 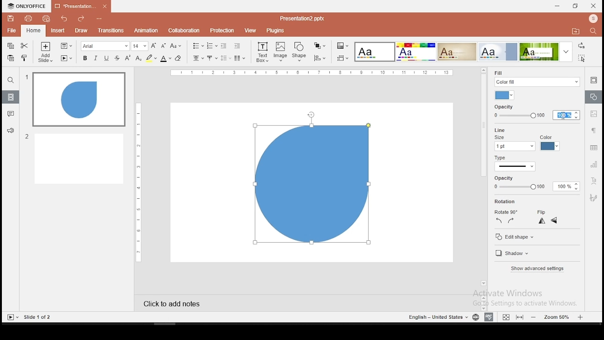 I want to click on slide 1 of 2, so click(x=39, y=317).